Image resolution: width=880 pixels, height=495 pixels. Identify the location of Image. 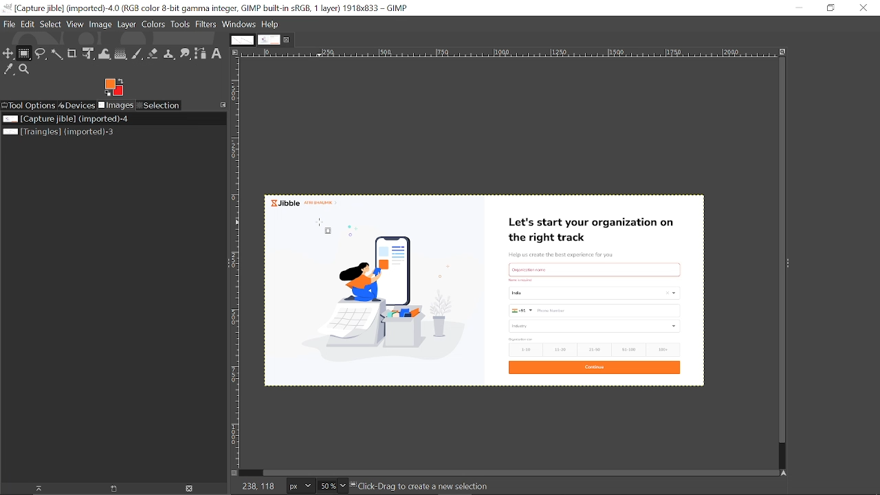
(101, 25).